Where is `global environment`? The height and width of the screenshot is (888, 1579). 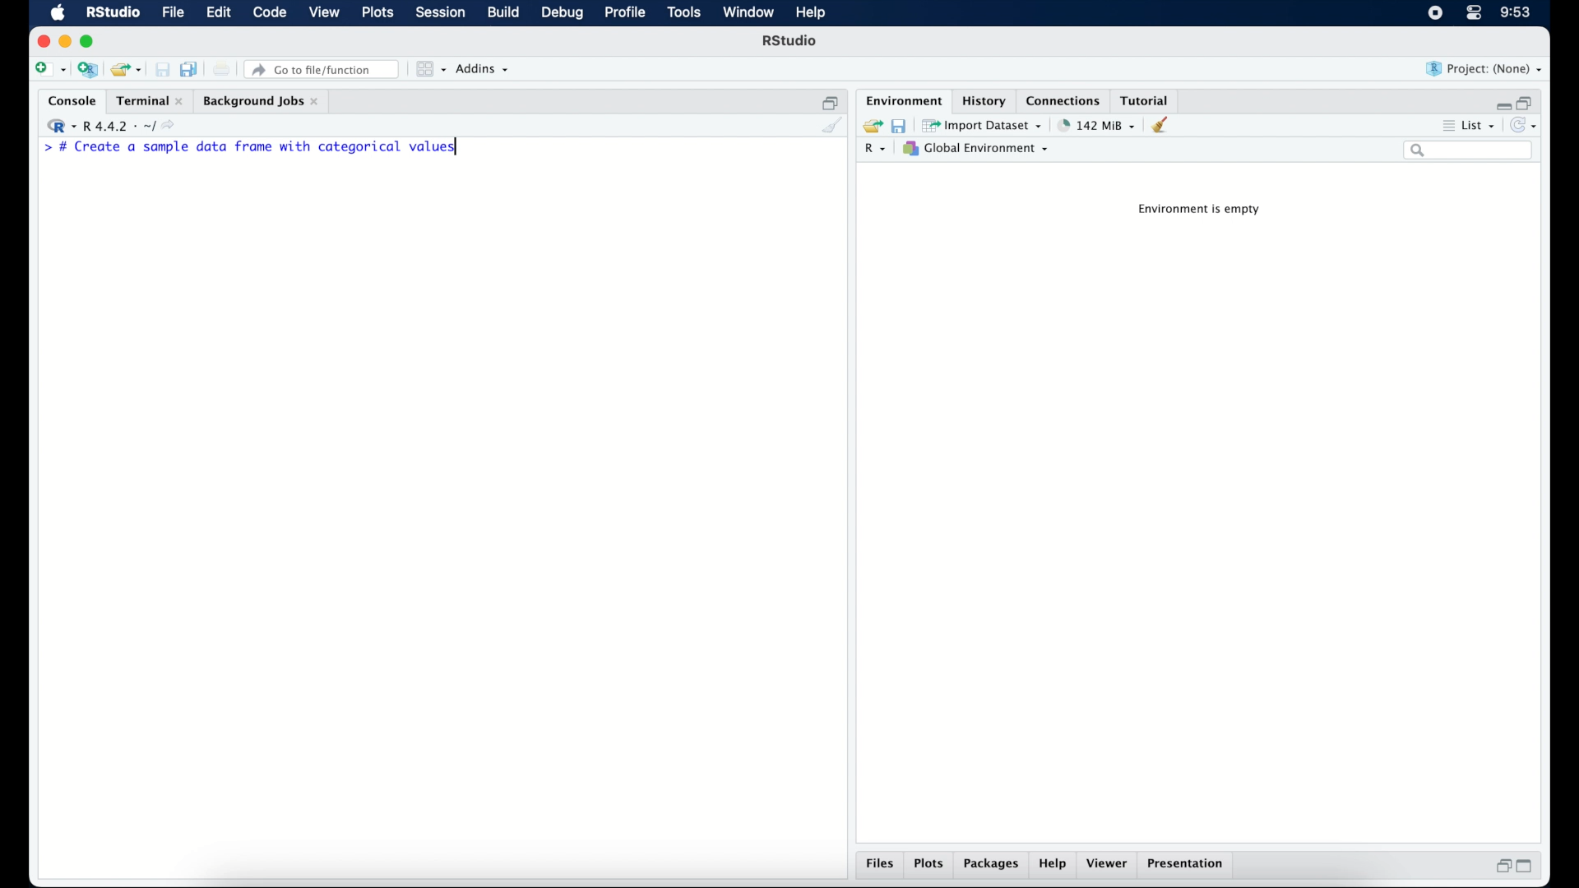 global environment is located at coordinates (981, 149).